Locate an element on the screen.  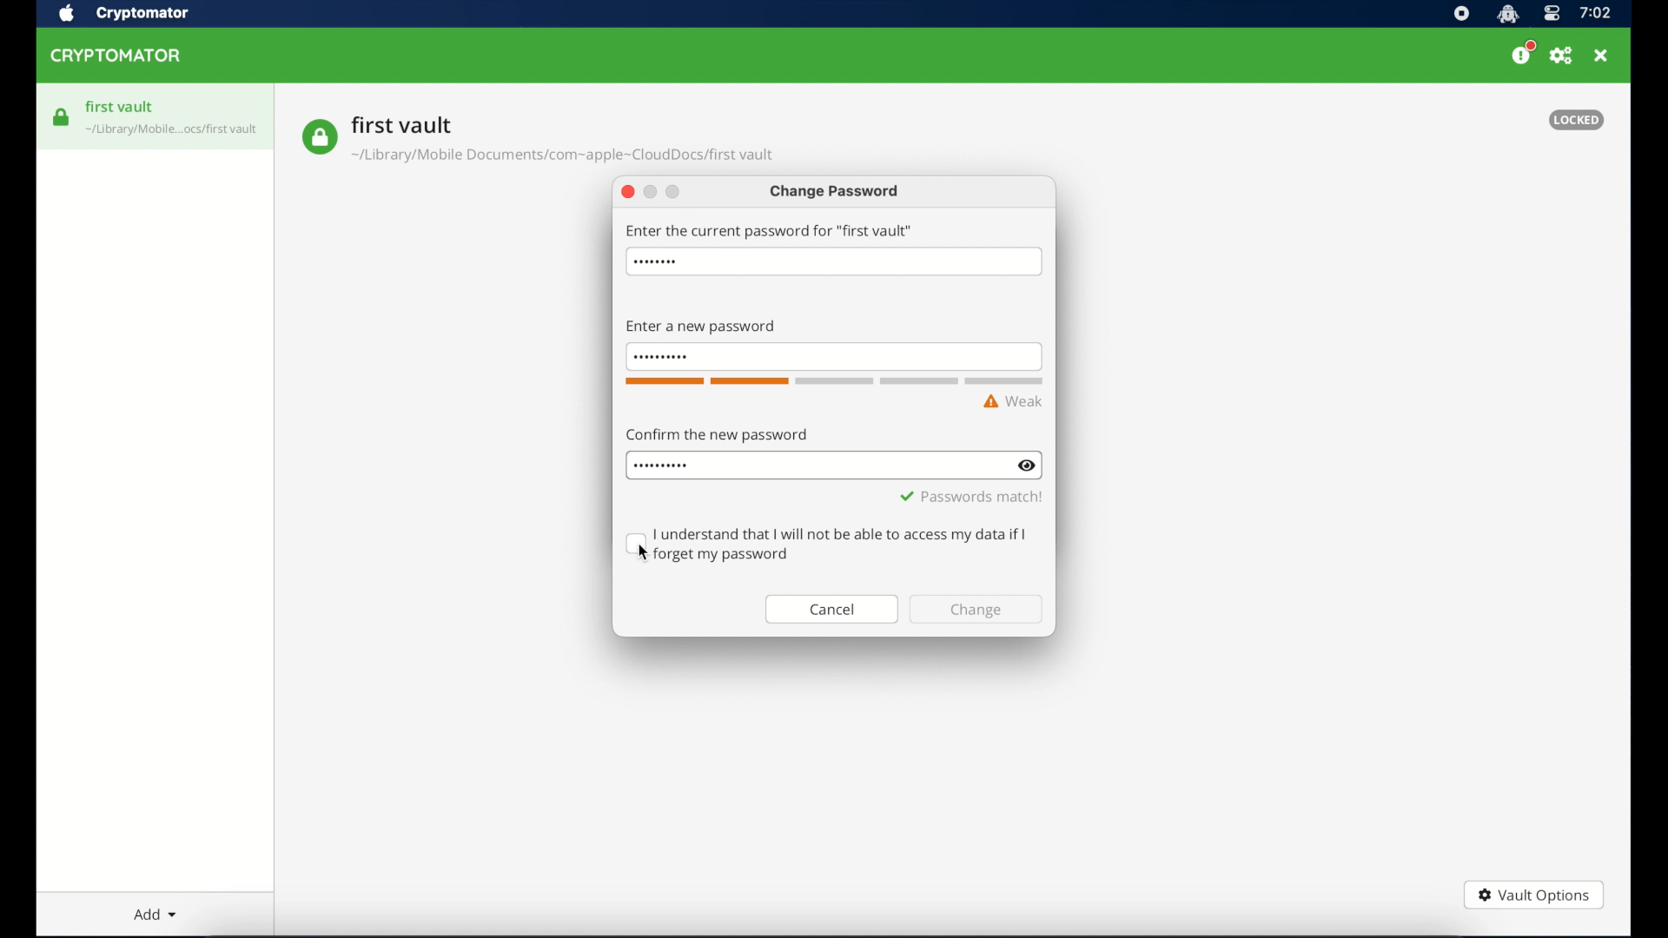
show/hide text is located at coordinates (1026, 465).